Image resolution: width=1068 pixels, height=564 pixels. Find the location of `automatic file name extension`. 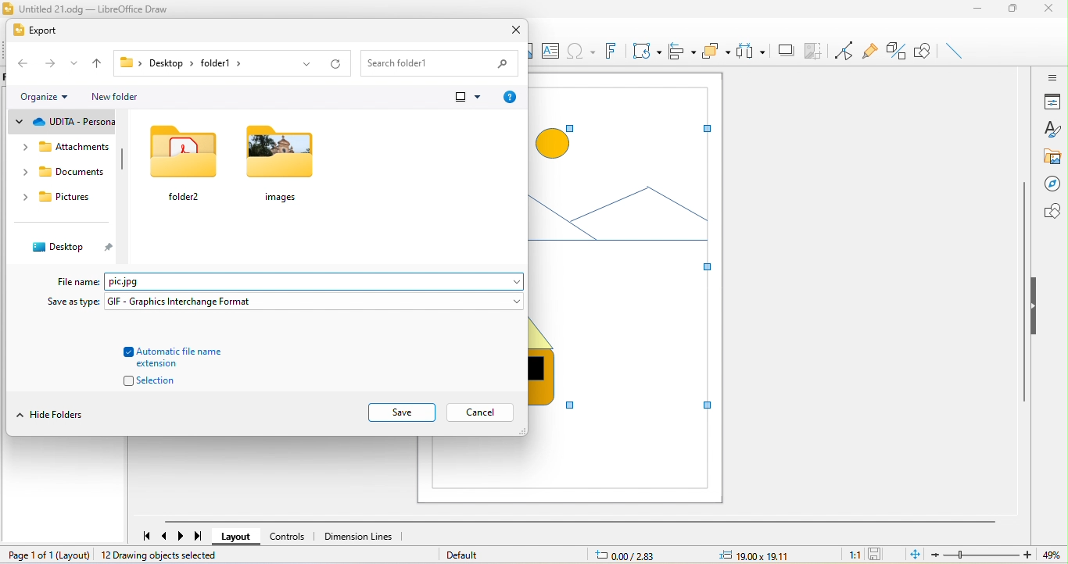

automatic file name extension is located at coordinates (181, 357).